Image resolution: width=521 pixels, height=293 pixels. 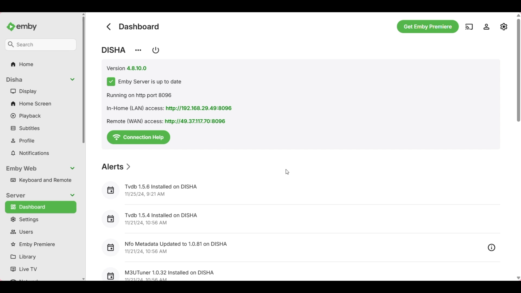 I want to click on Overview of respective listed alert, so click(x=492, y=247).